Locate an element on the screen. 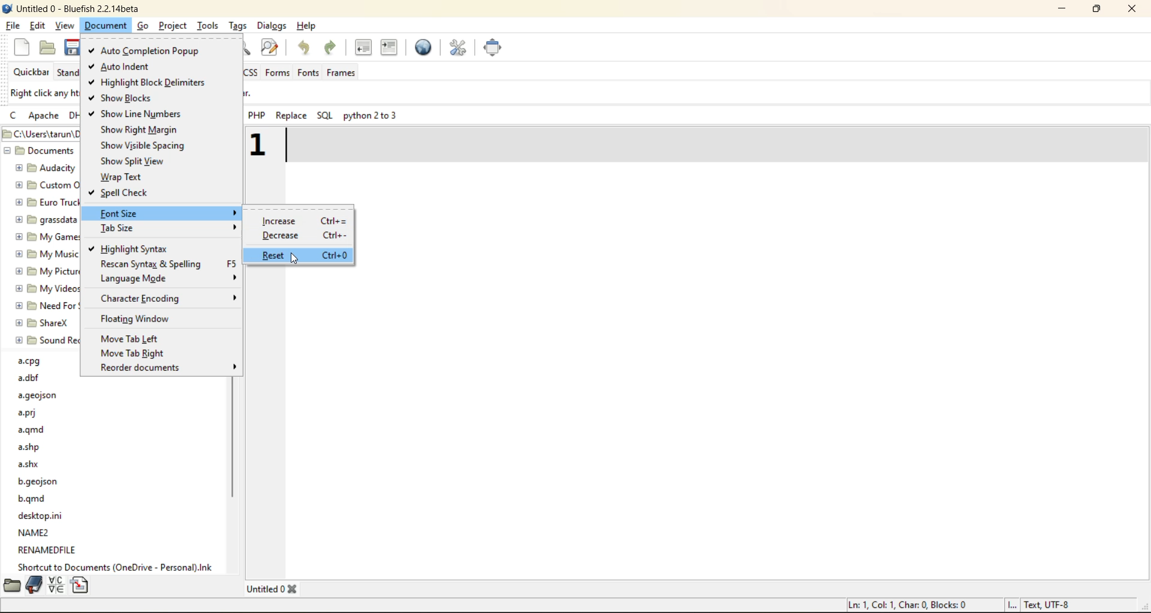  Documents is located at coordinates (44, 151).